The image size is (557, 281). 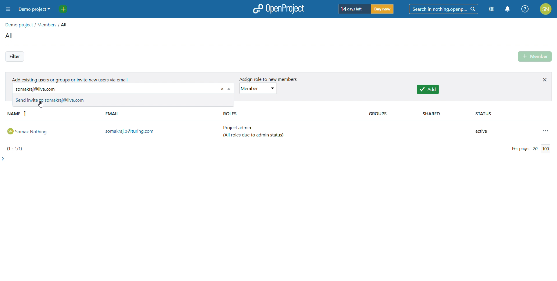 What do you see at coordinates (389, 114) in the screenshot?
I see `groups` at bounding box center [389, 114].